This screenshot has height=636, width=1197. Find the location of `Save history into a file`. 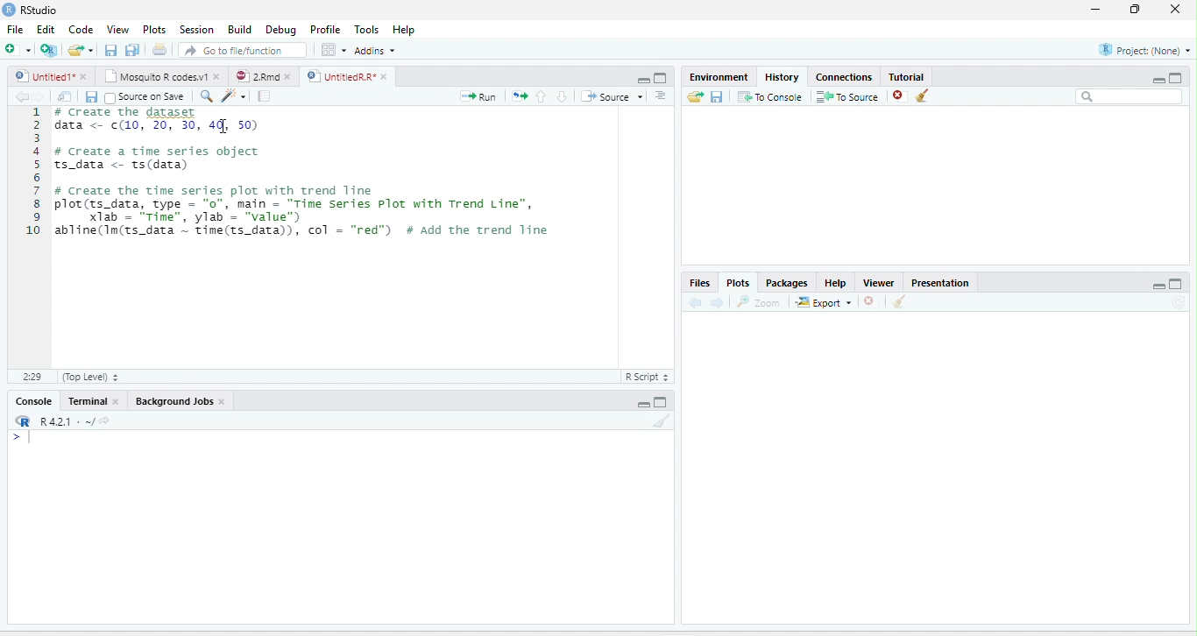

Save history into a file is located at coordinates (717, 96).